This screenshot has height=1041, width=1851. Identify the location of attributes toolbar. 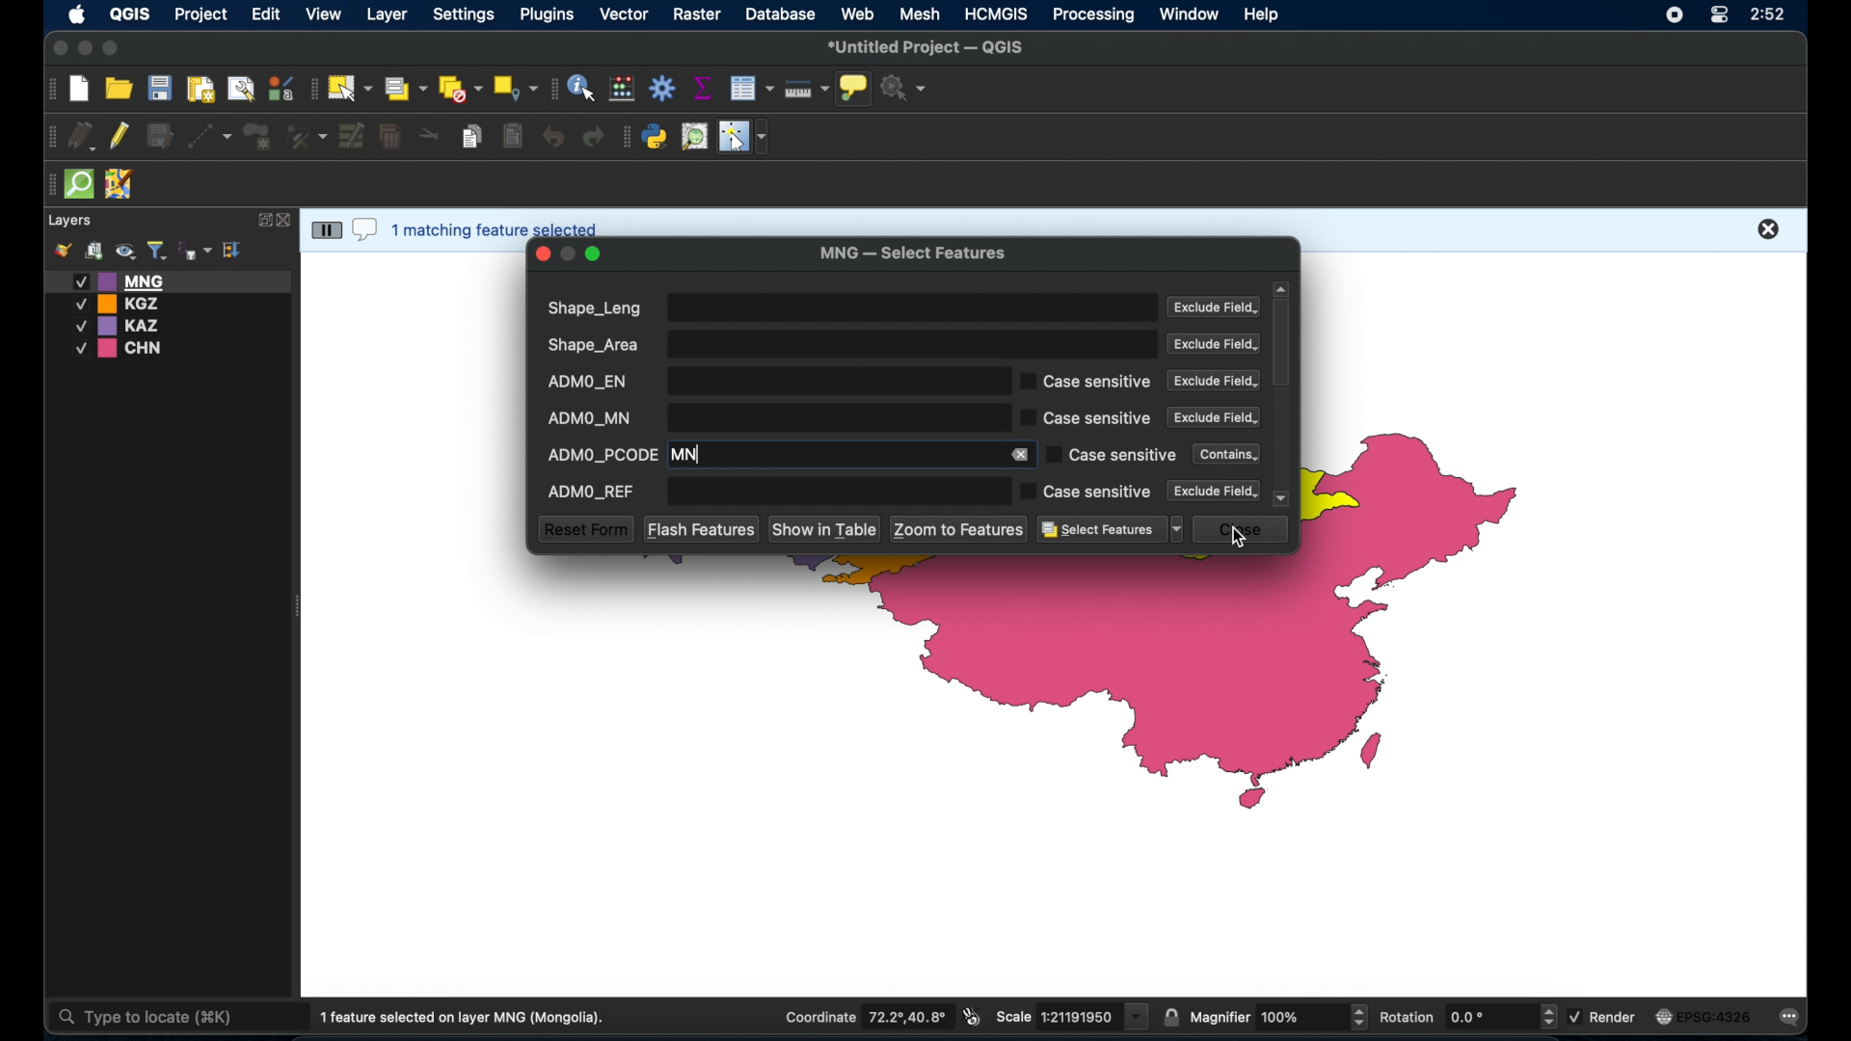
(552, 89).